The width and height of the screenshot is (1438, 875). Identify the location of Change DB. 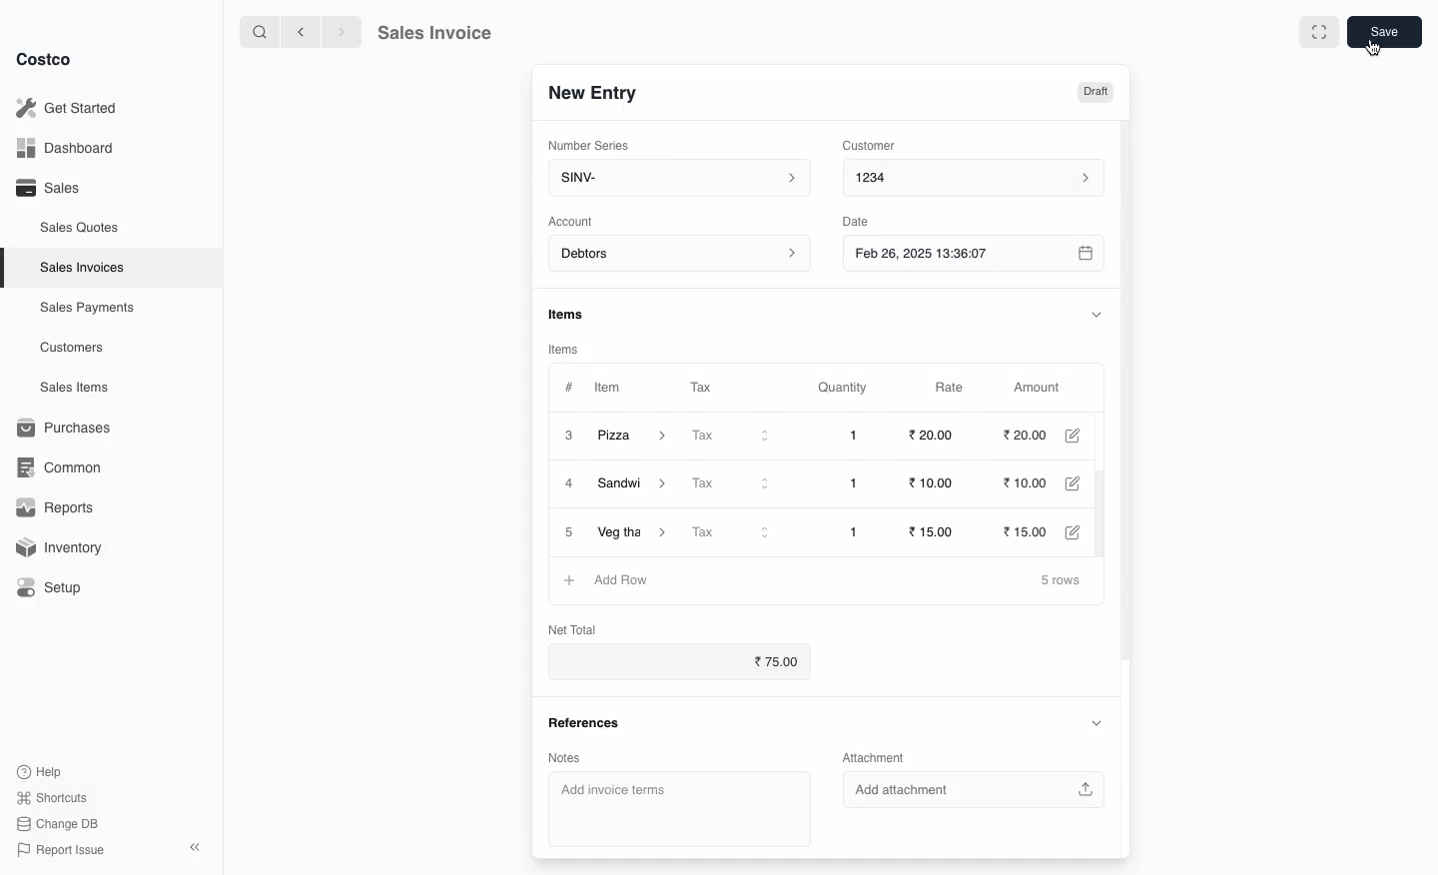
(54, 822).